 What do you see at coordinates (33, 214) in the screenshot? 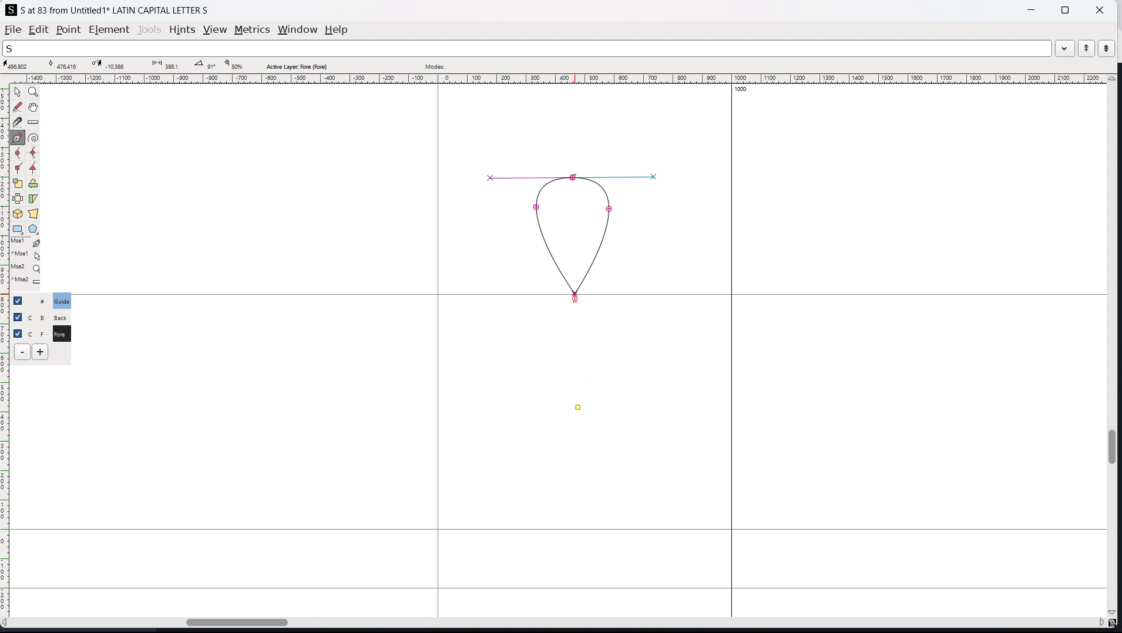
I see `perspective transformation` at bounding box center [33, 214].